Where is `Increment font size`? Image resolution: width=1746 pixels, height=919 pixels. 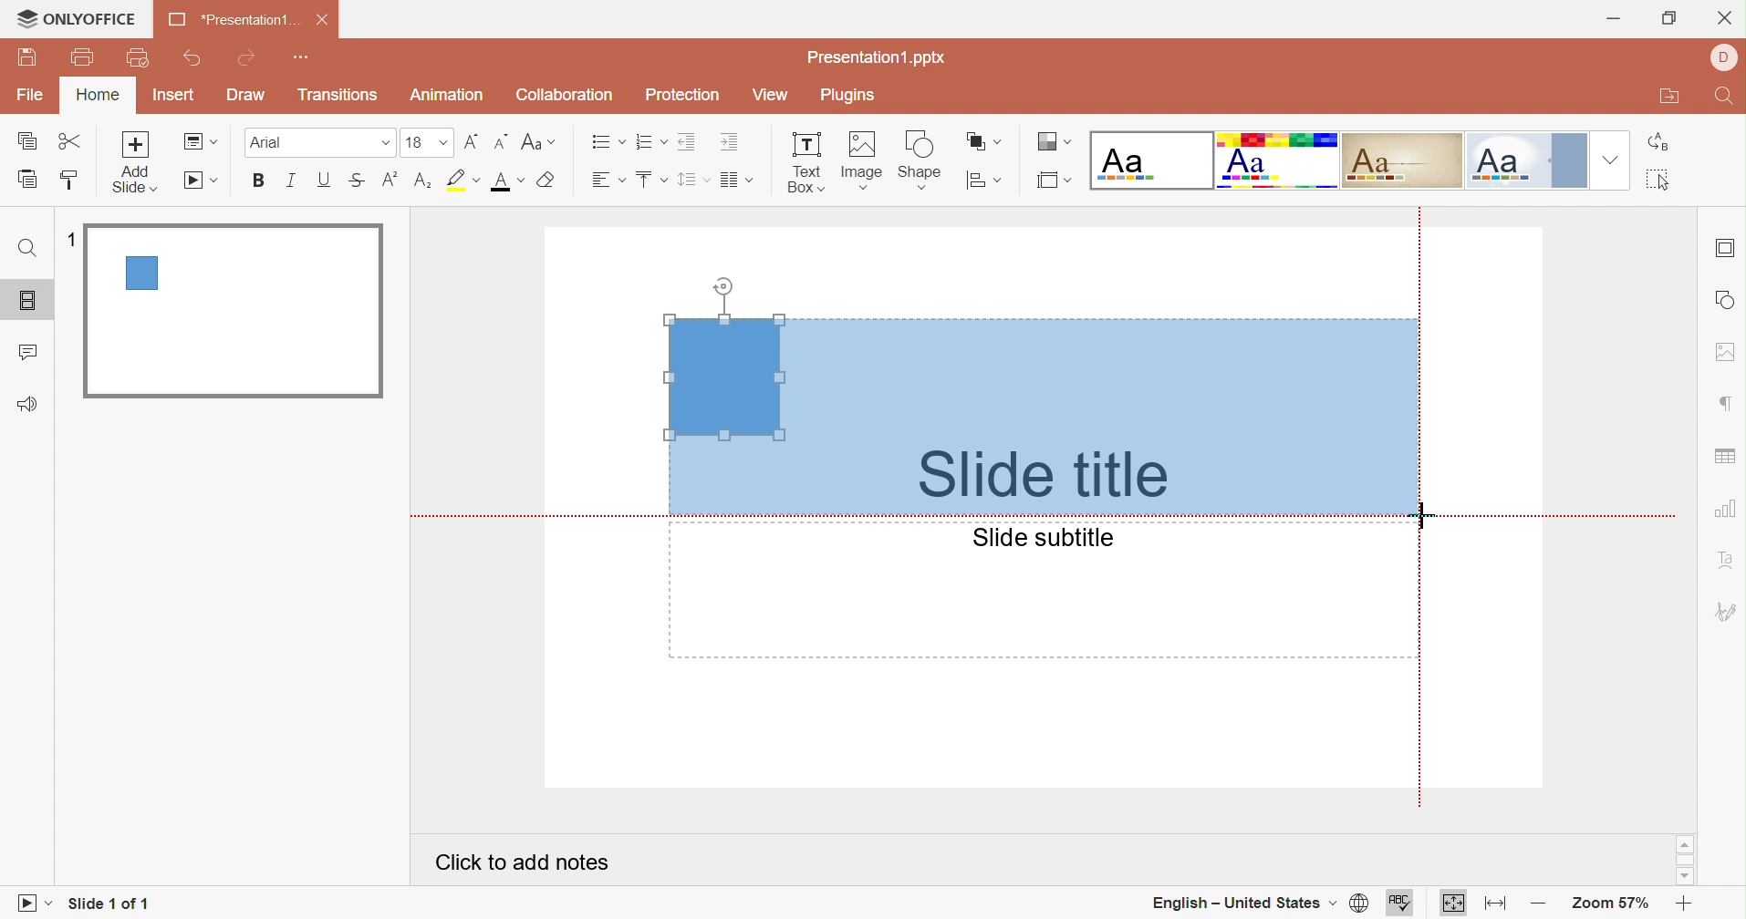
Increment font size is located at coordinates (472, 144).